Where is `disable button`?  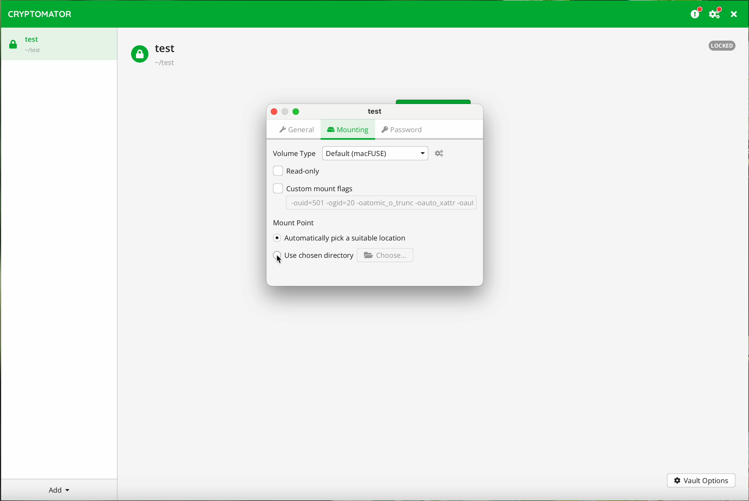 disable button is located at coordinates (286, 112).